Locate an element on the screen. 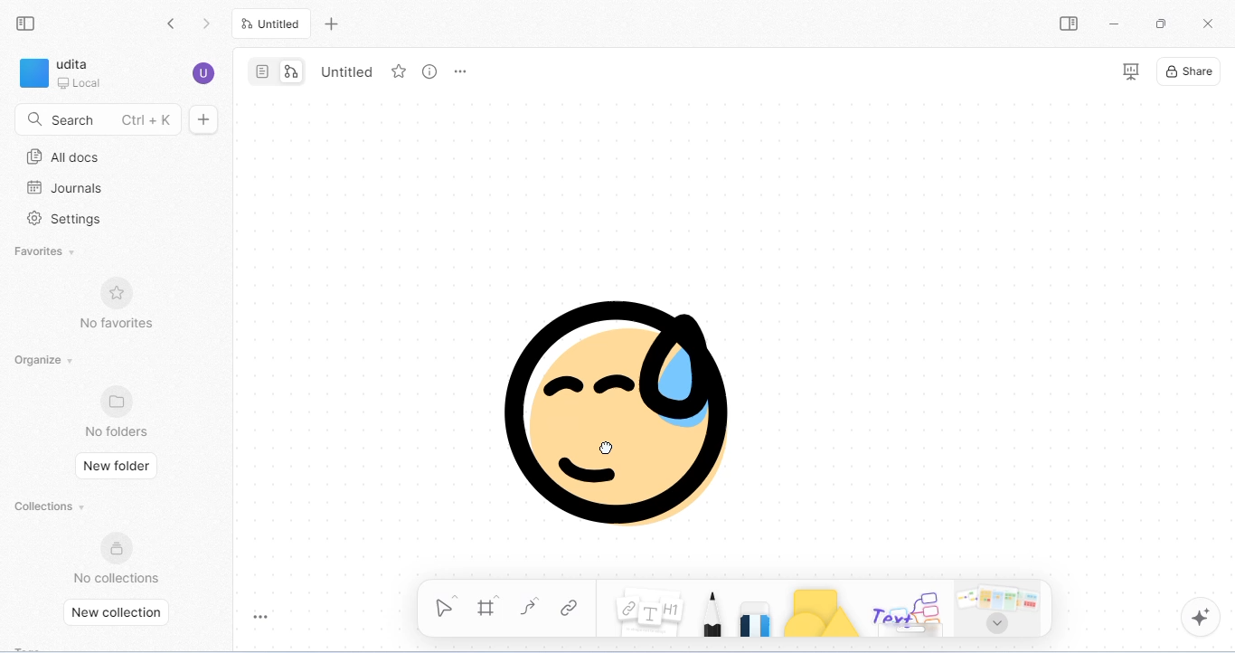 The height and width of the screenshot is (653, 1235). new doc is located at coordinates (203, 118).